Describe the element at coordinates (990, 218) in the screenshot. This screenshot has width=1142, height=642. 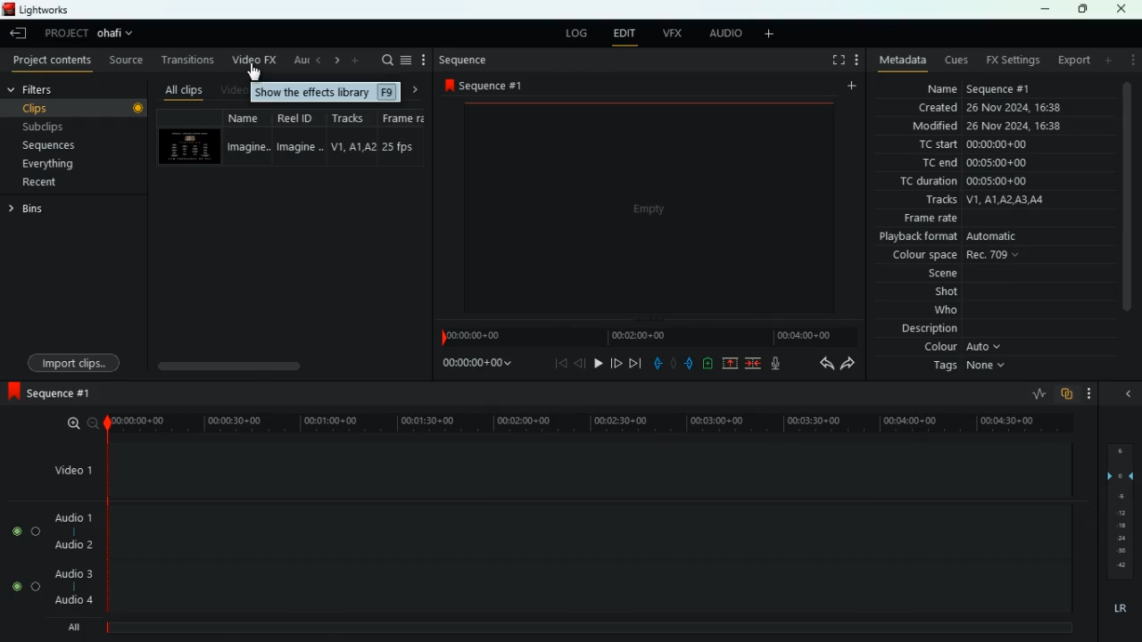
I see `frame rate` at that location.